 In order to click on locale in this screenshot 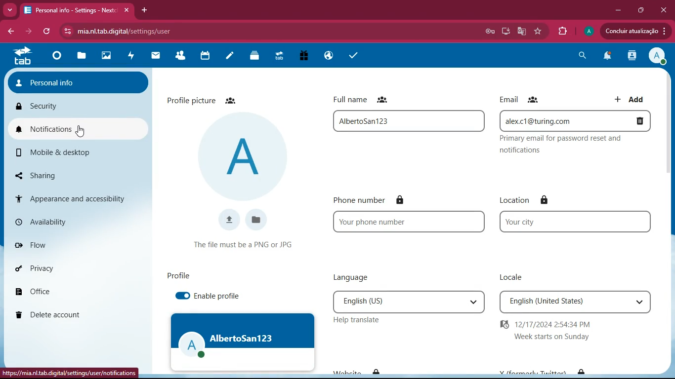, I will do `click(509, 276)`.